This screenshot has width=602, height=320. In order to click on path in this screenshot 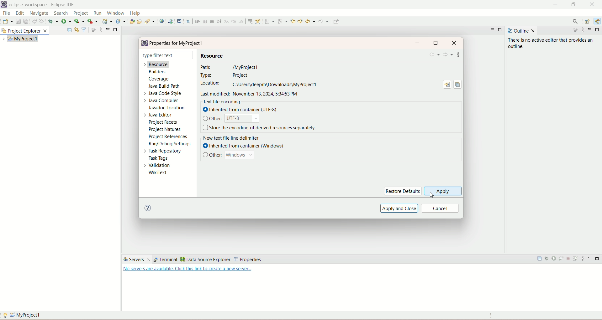, I will do `click(230, 66)`.